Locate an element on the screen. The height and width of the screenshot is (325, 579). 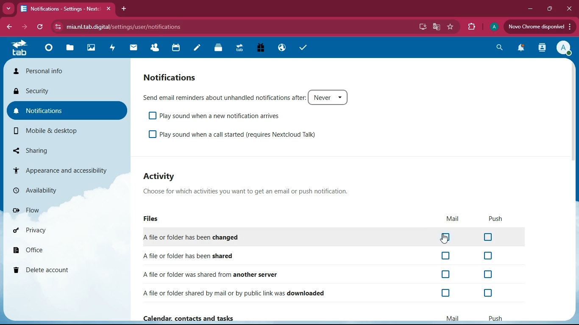
maximize is located at coordinates (551, 9).